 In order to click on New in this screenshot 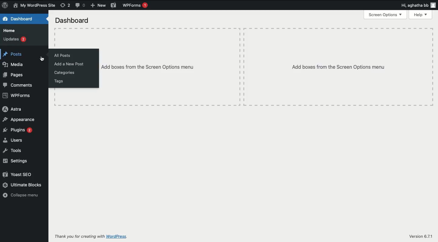, I will do `click(99, 5)`.